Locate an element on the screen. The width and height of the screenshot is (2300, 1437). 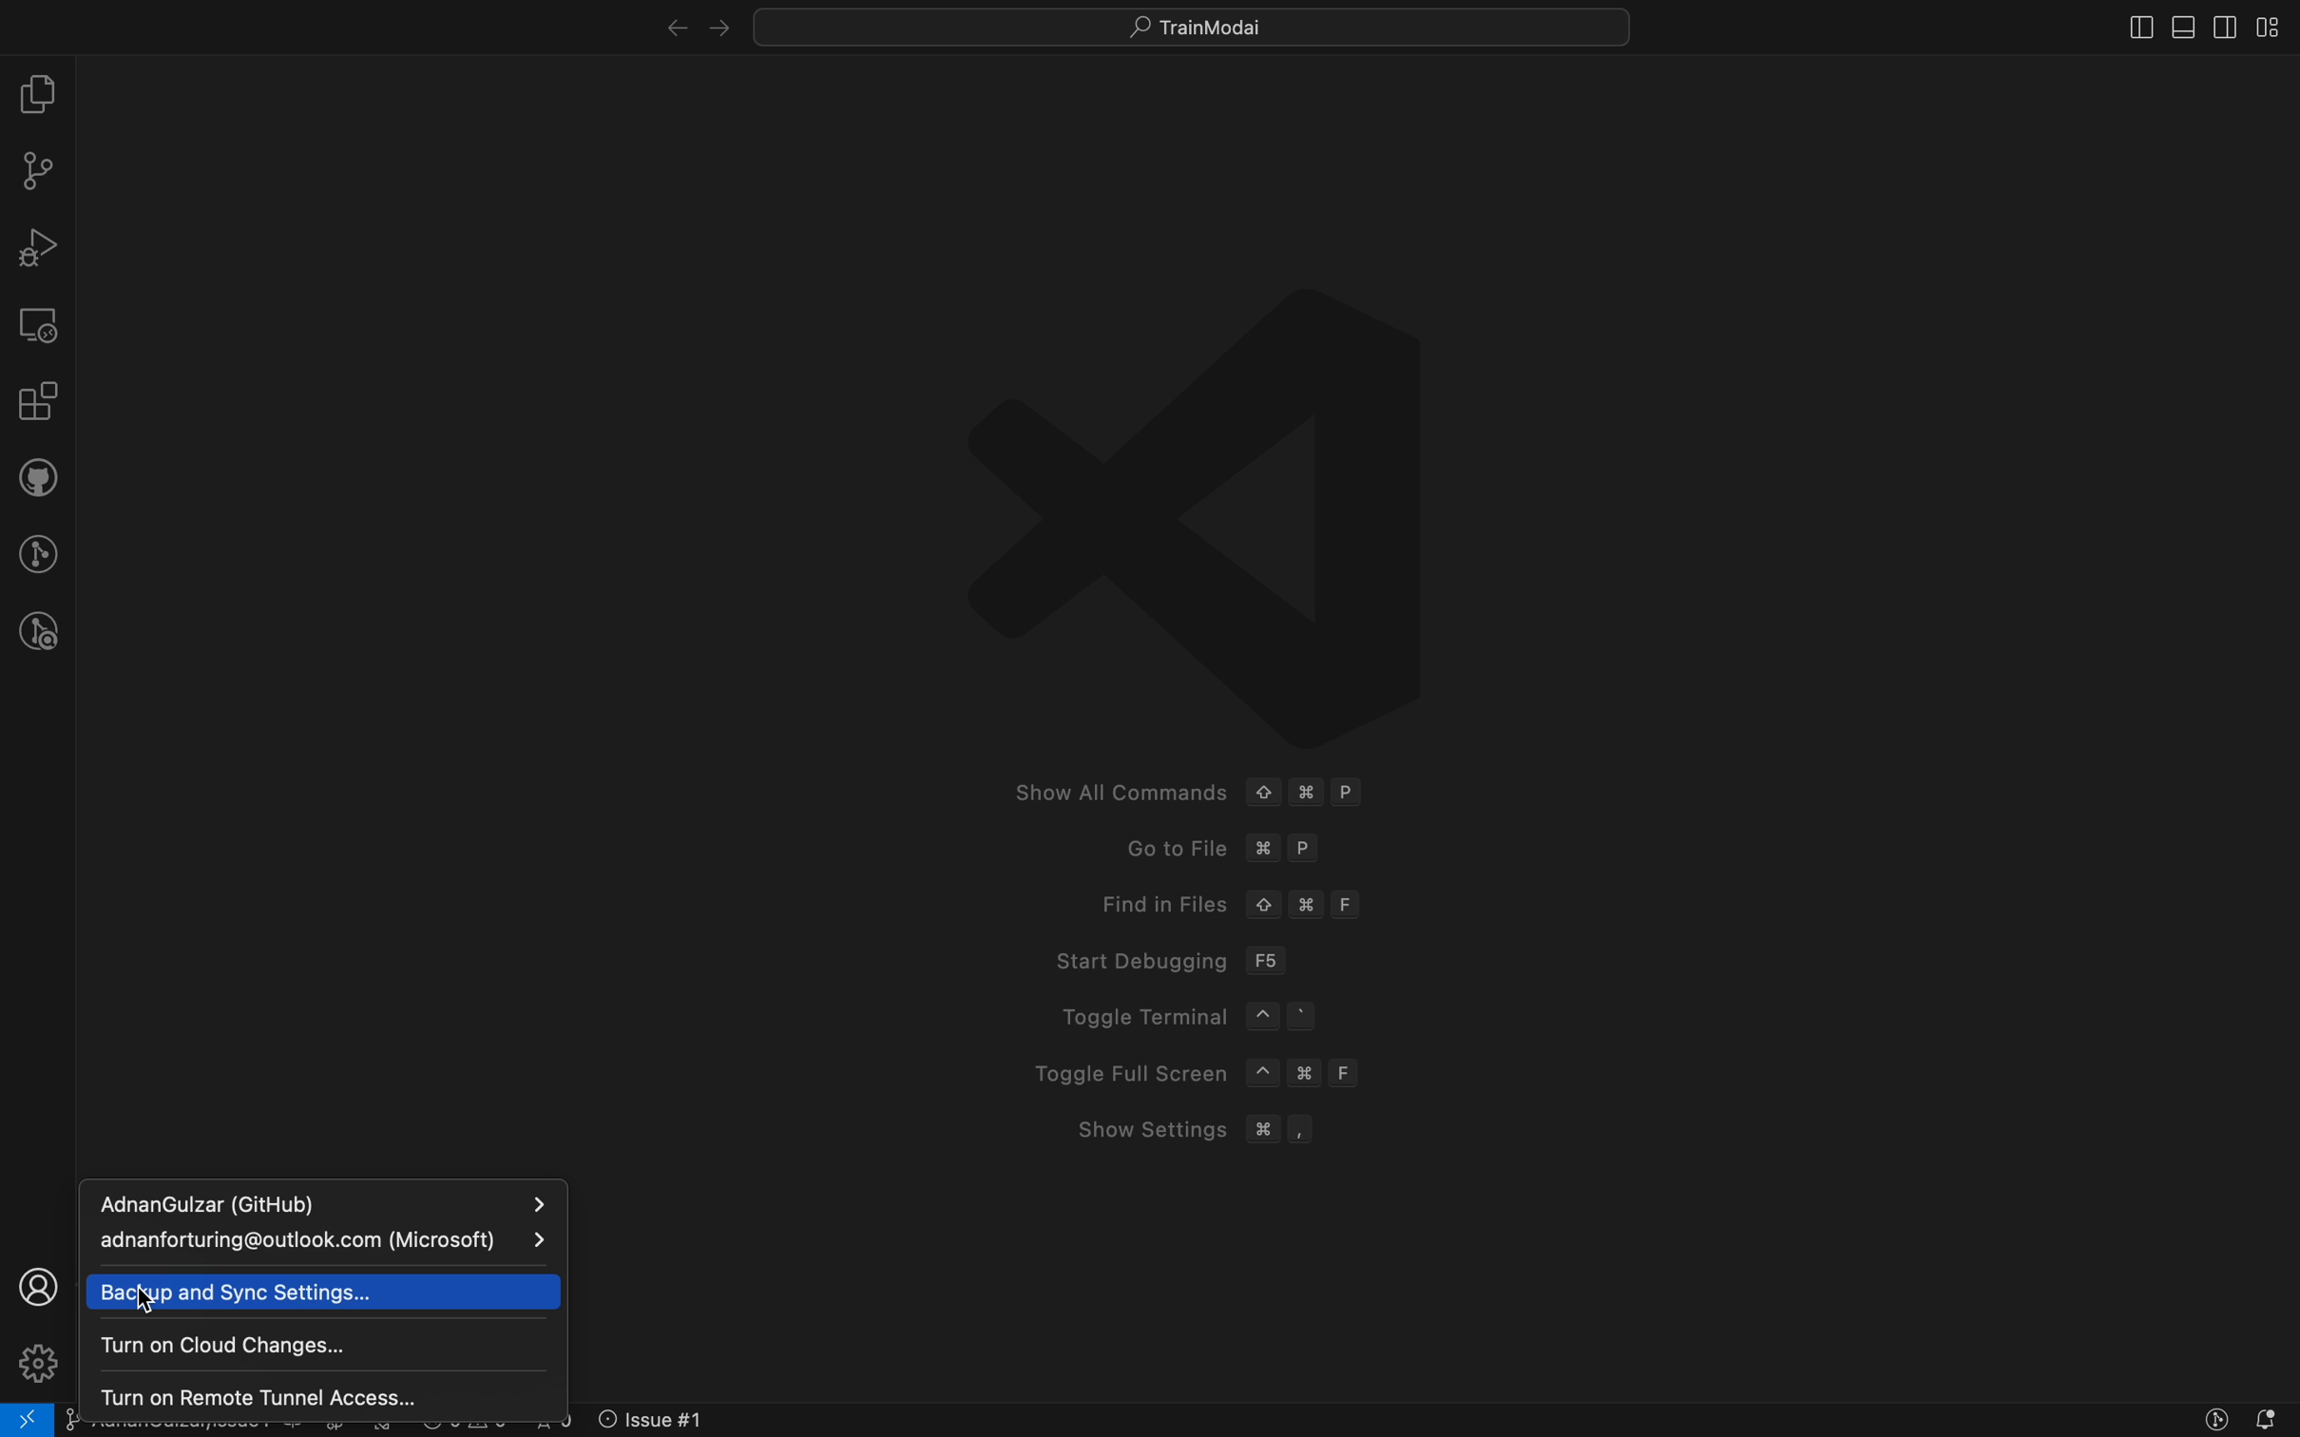
error logs is located at coordinates (773, 1422).